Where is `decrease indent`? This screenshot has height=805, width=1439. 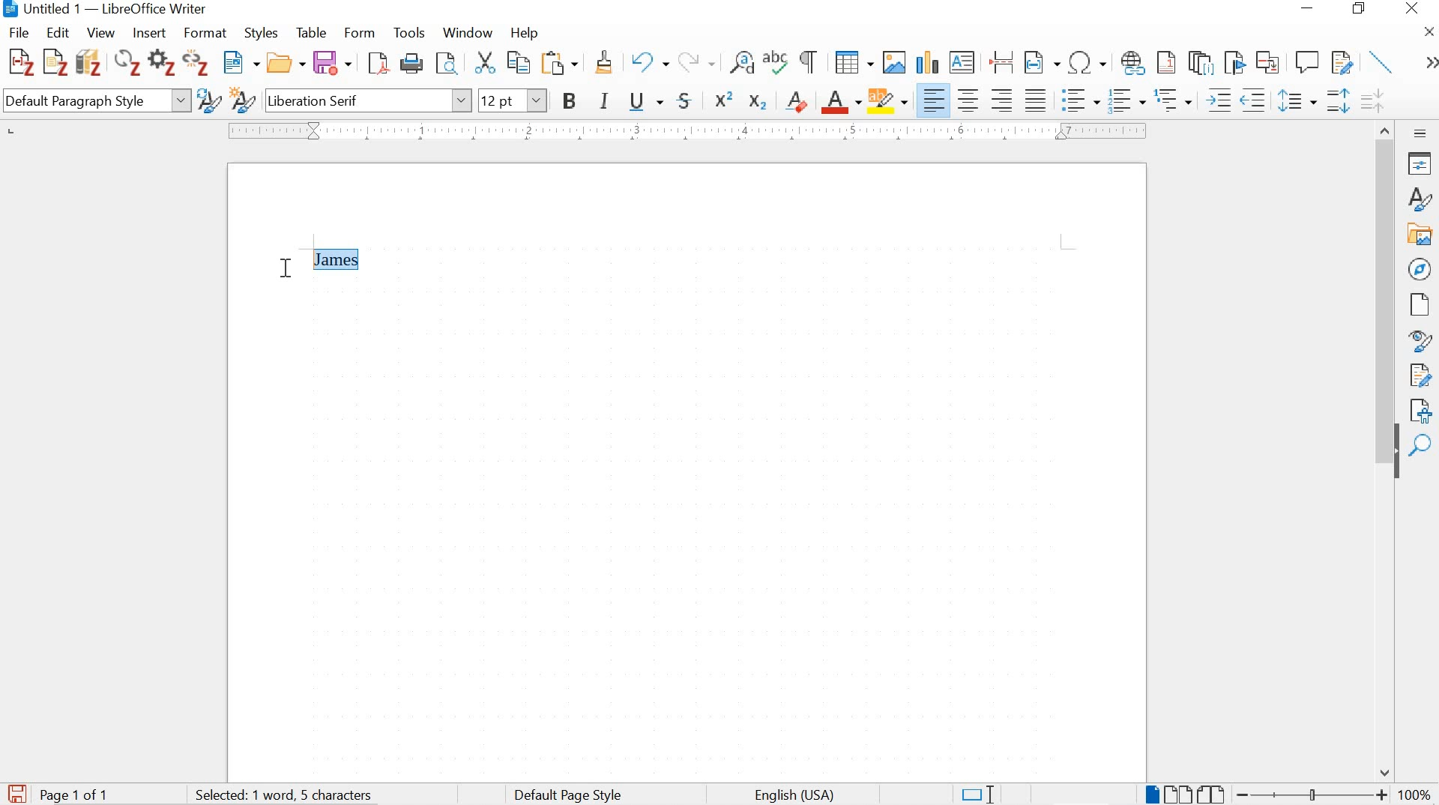 decrease indent is located at coordinates (1255, 100).